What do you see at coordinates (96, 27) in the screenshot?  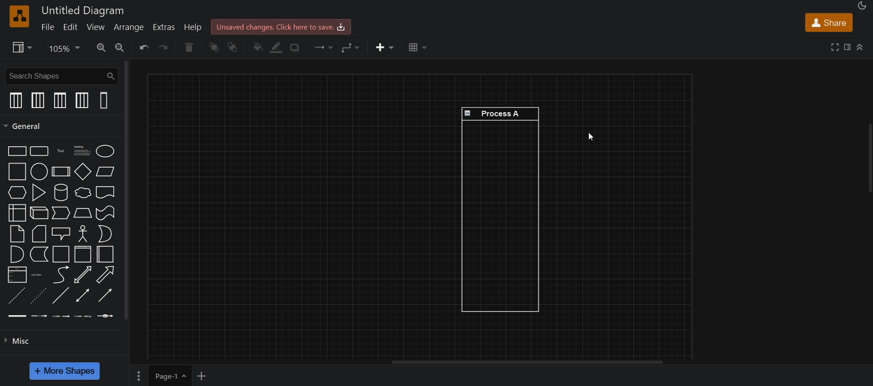 I see `view` at bounding box center [96, 27].